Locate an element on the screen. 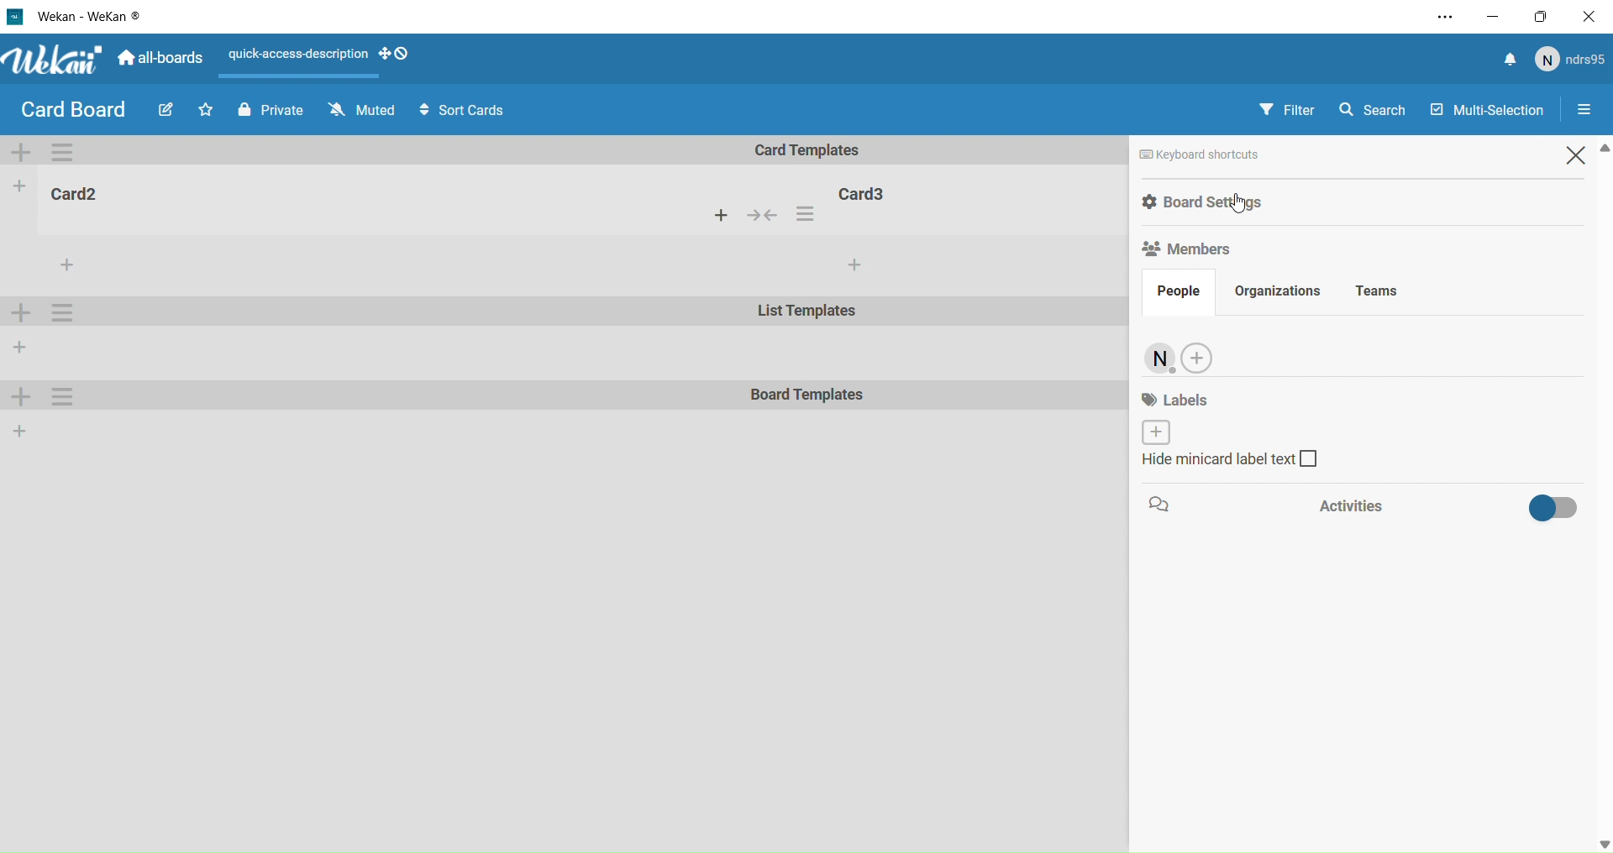  quick access description is located at coordinates (293, 58).